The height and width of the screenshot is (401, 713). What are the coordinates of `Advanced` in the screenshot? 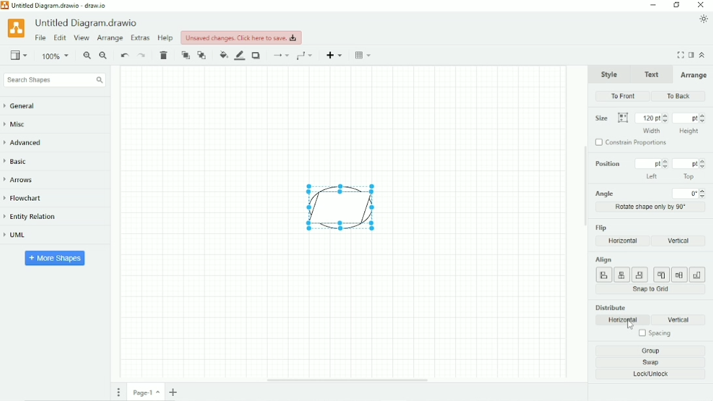 It's located at (27, 142).